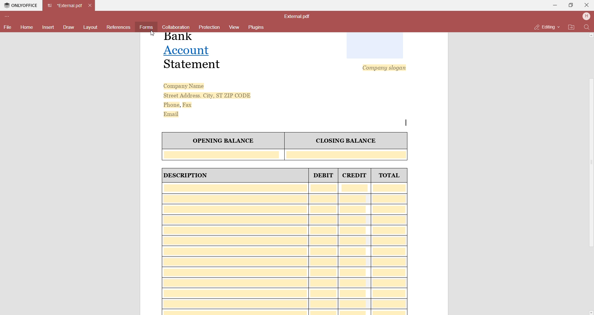 This screenshot has height=315, width=594. Describe the element at coordinates (592, 37) in the screenshot. I see `Scroll Up` at that location.